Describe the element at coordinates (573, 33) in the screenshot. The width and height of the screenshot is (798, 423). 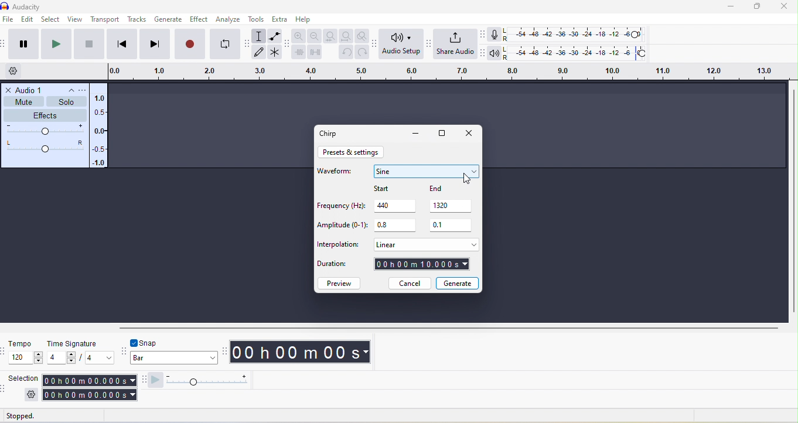
I see `recording level` at that location.